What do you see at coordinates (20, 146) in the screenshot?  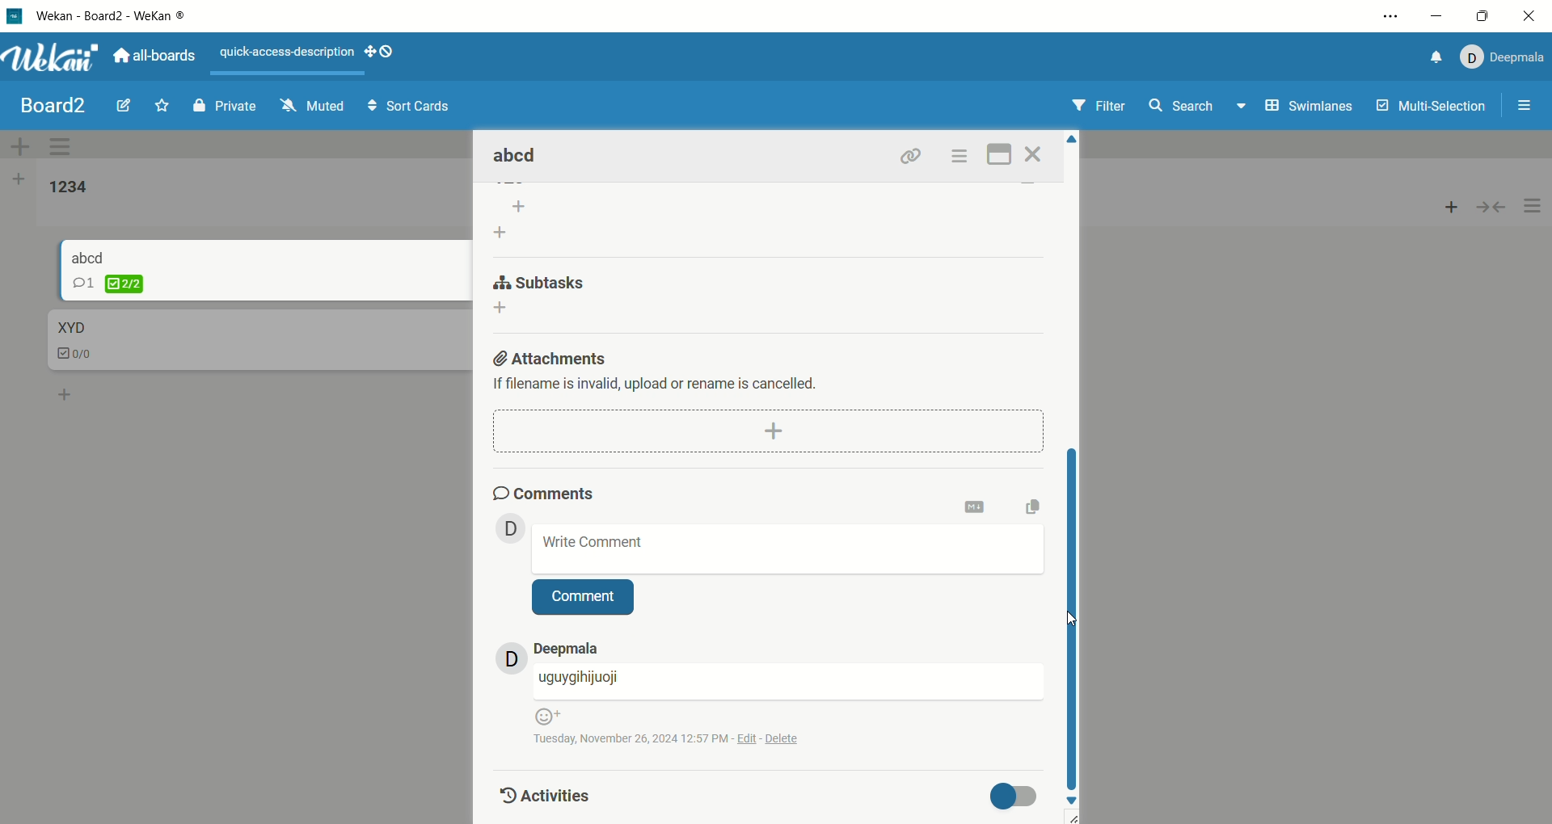 I see `add swimlane` at bounding box center [20, 146].